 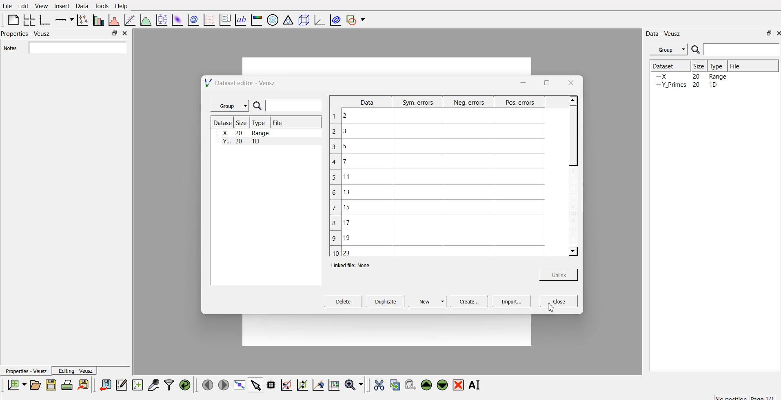 What do you see at coordinates (274, 20) in the screenshot?
I see `polar graph` at bounding box center [274, 20].